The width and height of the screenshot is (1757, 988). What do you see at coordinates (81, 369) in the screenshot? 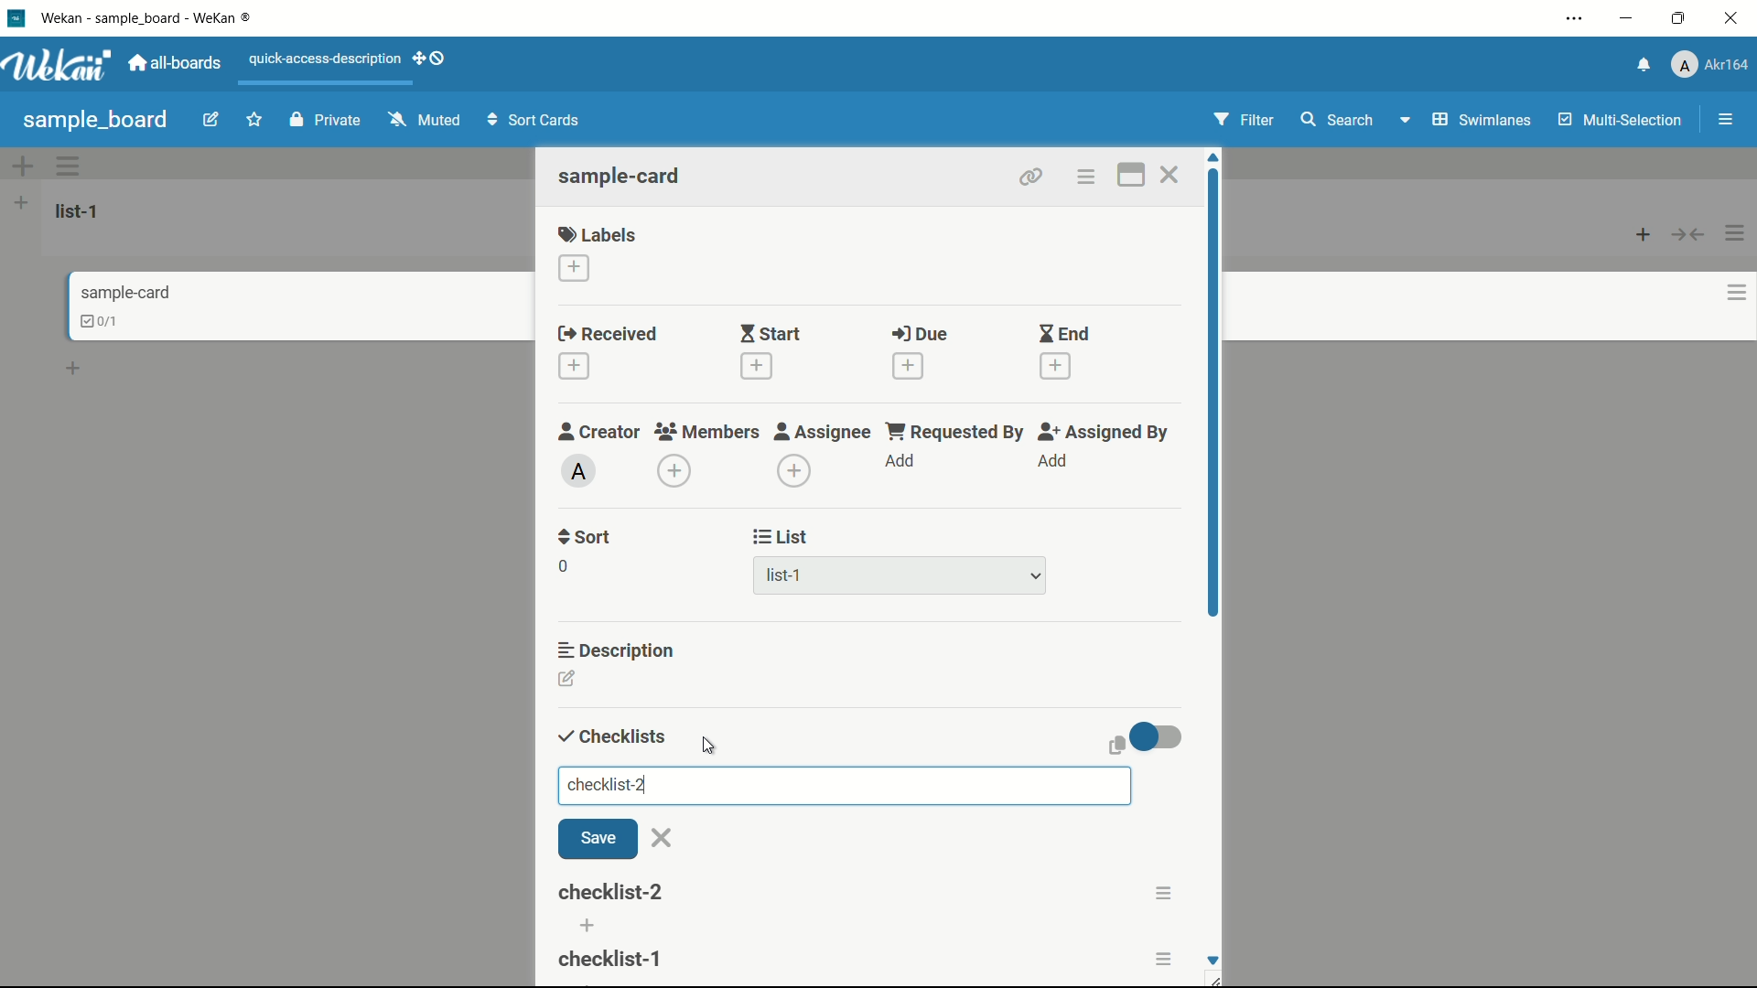
I see `add card bottom` at bounding box center [81, 369].